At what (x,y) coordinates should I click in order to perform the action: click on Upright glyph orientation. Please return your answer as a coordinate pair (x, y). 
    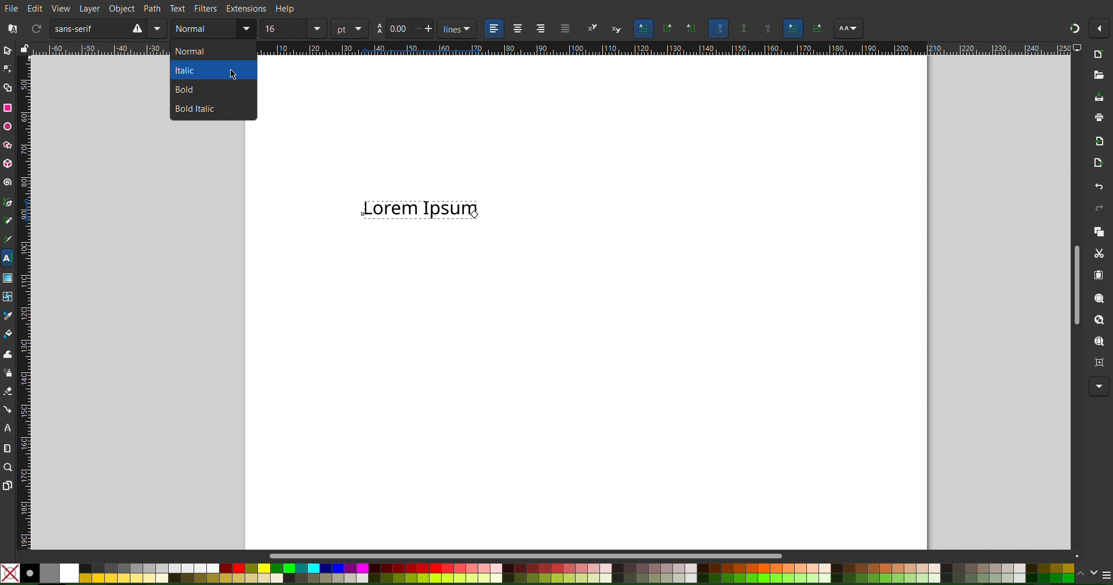
    Looking at the image, I should click on (747, 30).